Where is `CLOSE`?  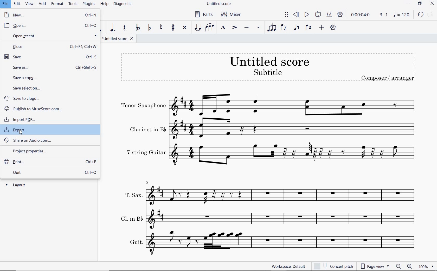 CLOSE is located at coordinates (432, 3).